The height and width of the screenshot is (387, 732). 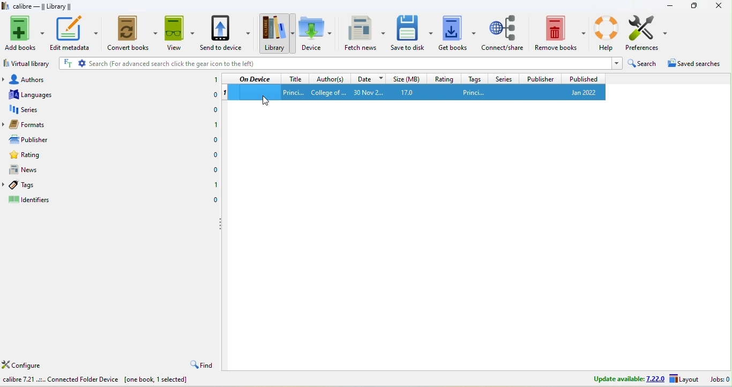 What do you see at coordinates (215, 200) in the screenshot?
I see `0` at bounding box center [215, 200].